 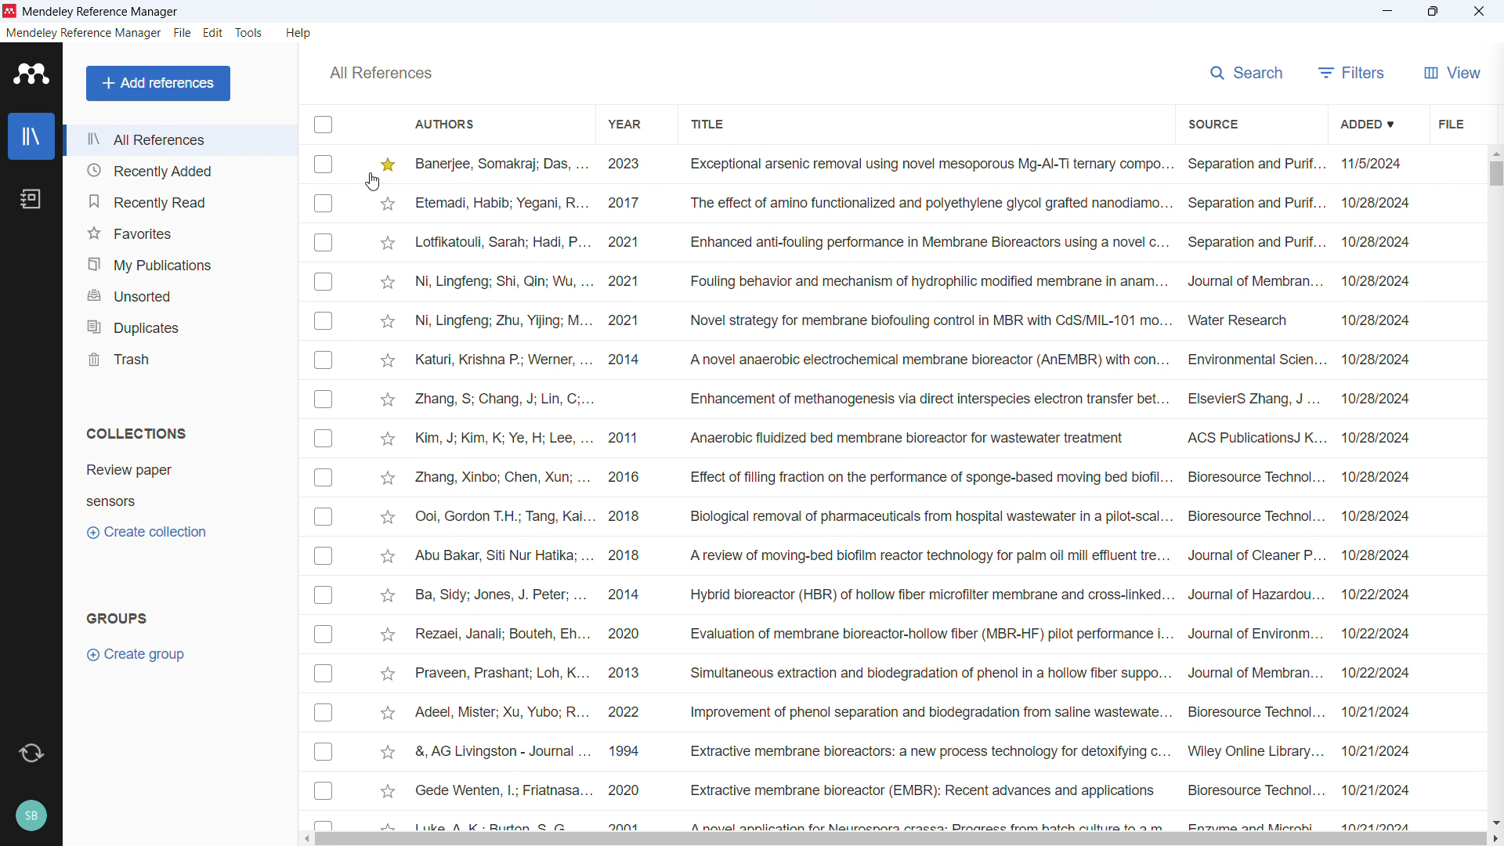 I want to click on Title of individual entries , so click(x=929, y=490).